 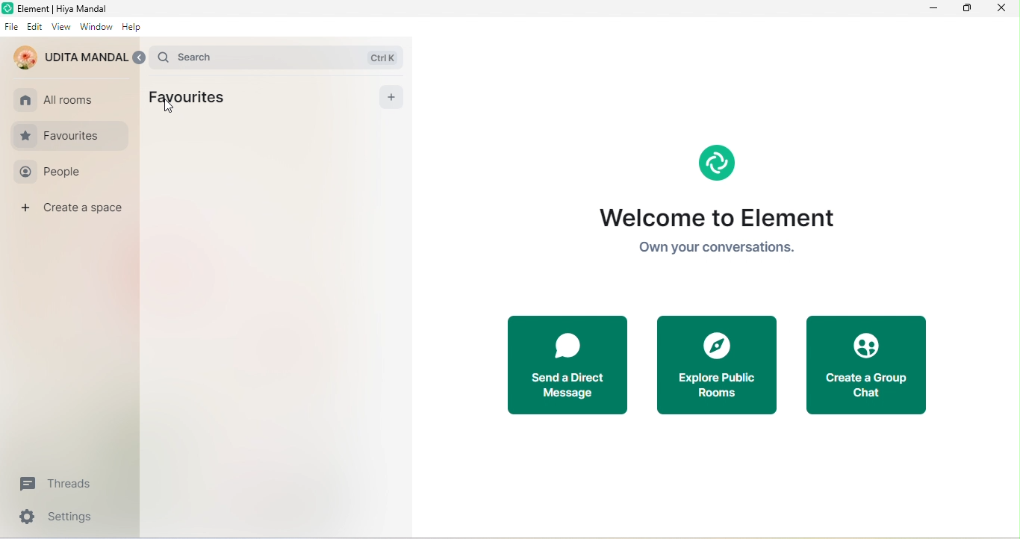 What do you see at coordinates (75, 211) in the screenshot?
I see `create a space` at bounding box center [75, 211].